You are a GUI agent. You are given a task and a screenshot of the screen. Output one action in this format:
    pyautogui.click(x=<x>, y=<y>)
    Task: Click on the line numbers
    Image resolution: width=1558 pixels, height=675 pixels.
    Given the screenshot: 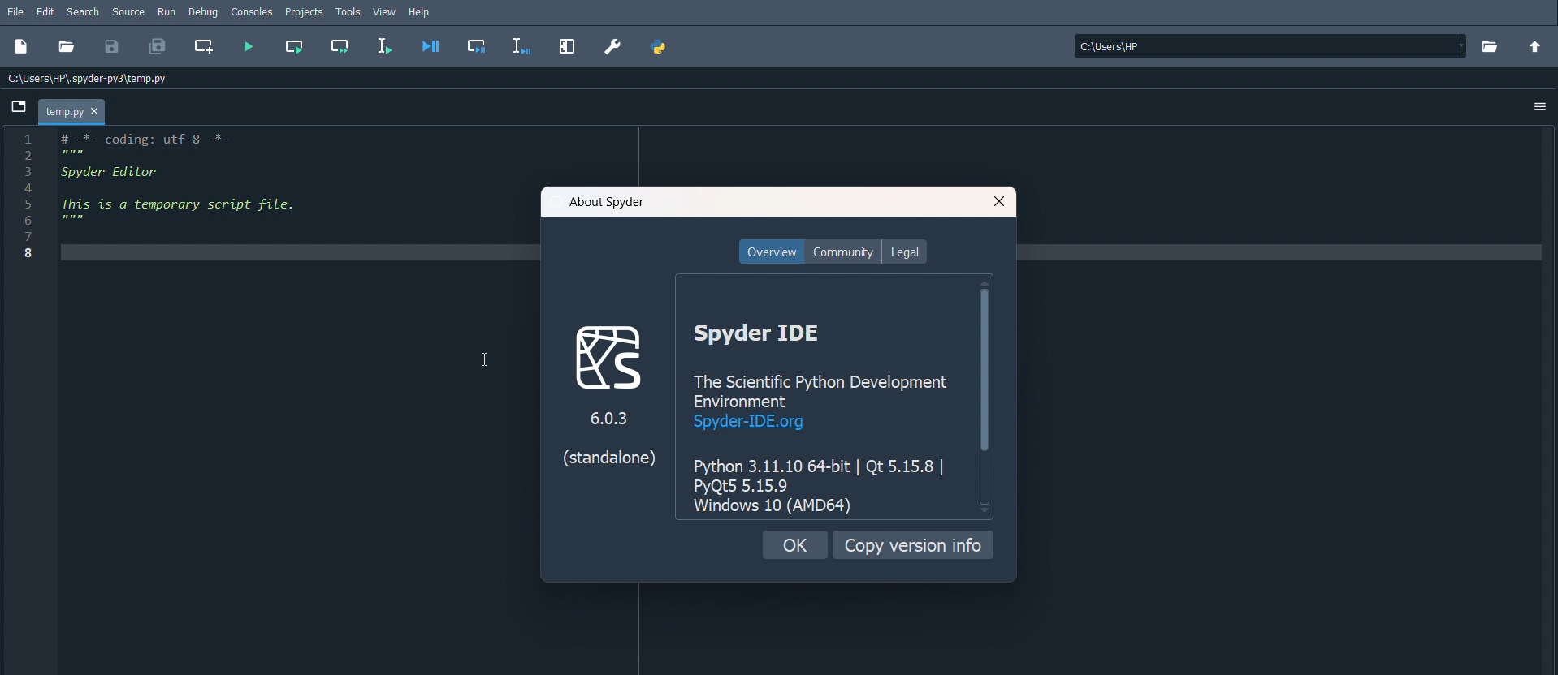 What is the action you would take?
    pyautogui.click(x=31, y=197)
    